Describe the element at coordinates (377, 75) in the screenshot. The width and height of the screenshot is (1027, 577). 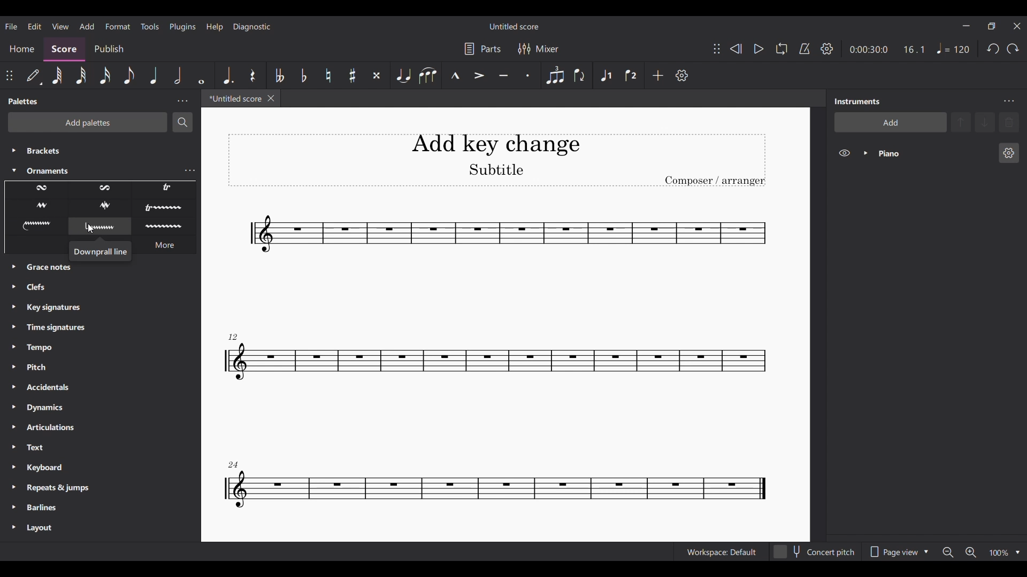
I see `Toggle double sharp` at that location.